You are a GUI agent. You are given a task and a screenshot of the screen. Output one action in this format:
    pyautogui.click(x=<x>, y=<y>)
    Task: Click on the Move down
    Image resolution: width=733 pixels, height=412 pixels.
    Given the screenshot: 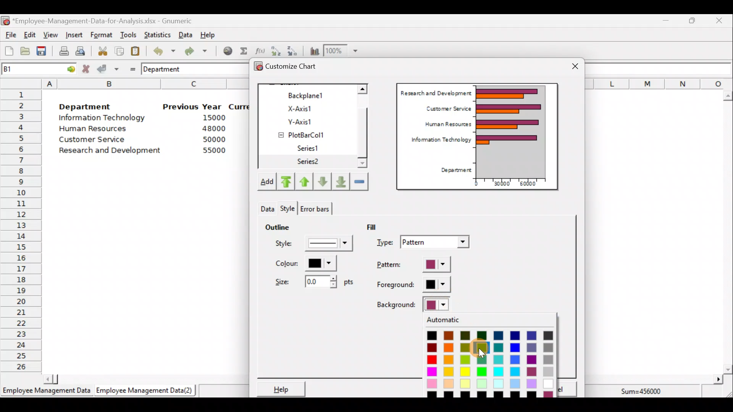 What is the action you would take?
    pyautogui.click(x=322, y=182)
    